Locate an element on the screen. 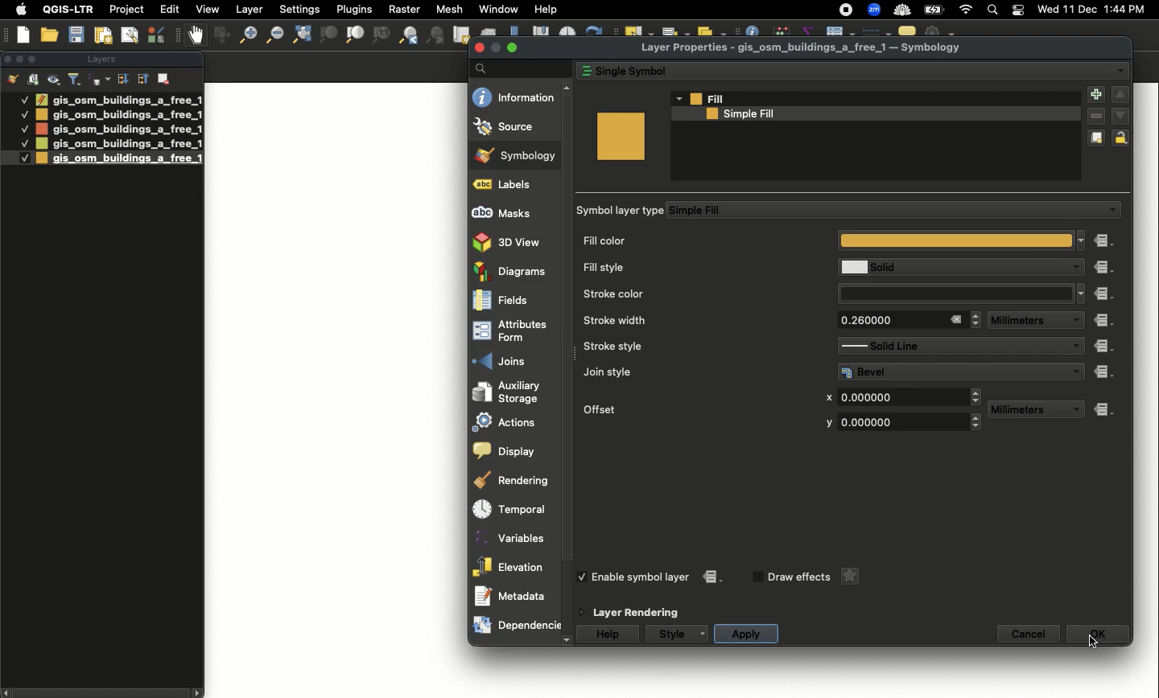 The height and width of the screenshot is (698, 1159). Fill style is located at coordinates (695, 268).